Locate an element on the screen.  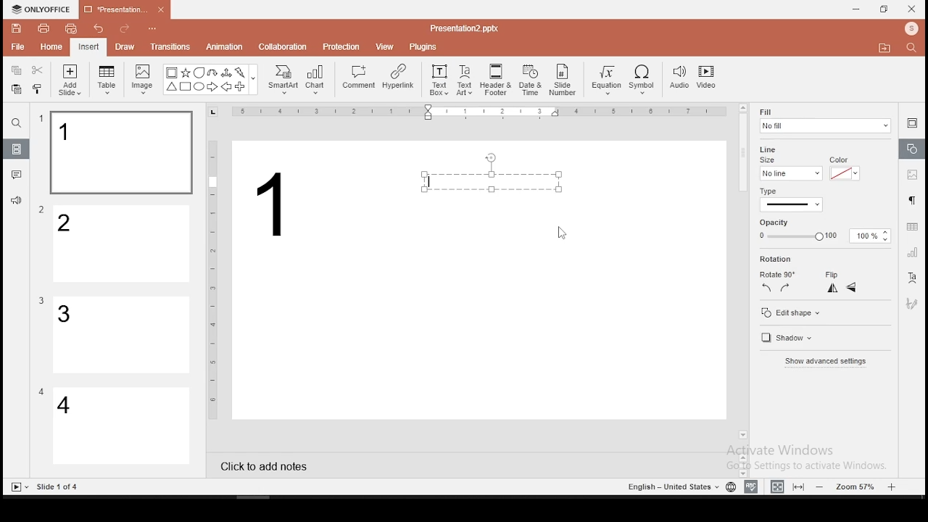
comment is located at coordinates (359, 78).